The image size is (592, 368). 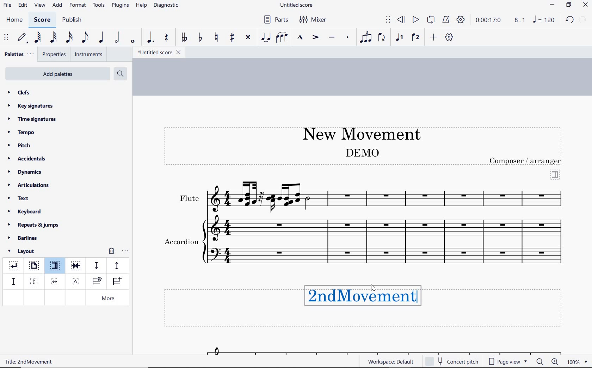 What do you see at coordinates (189, 198) in the screenshot?
I see `text` at bounding box center [189, 198].